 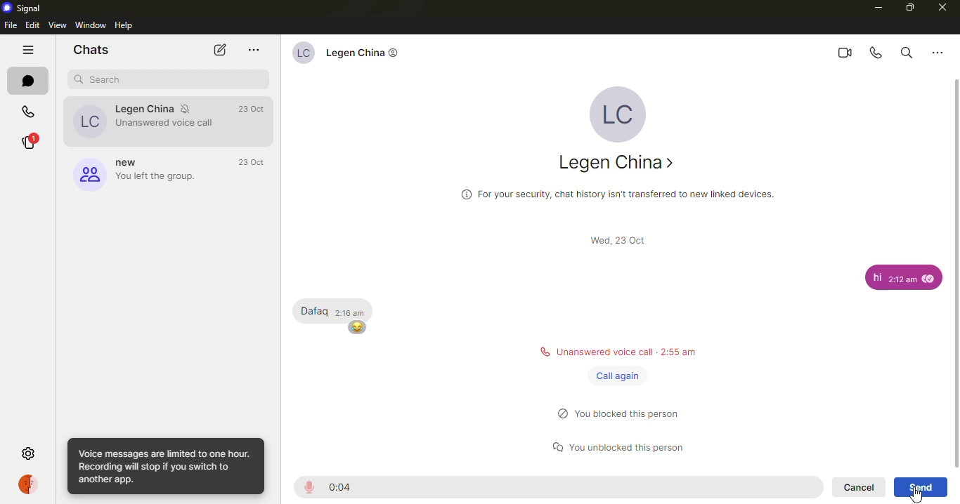 What do you see at coordinates (88, 173) in the screenshot?
I see `group logo` at bounding box center [88, 173].